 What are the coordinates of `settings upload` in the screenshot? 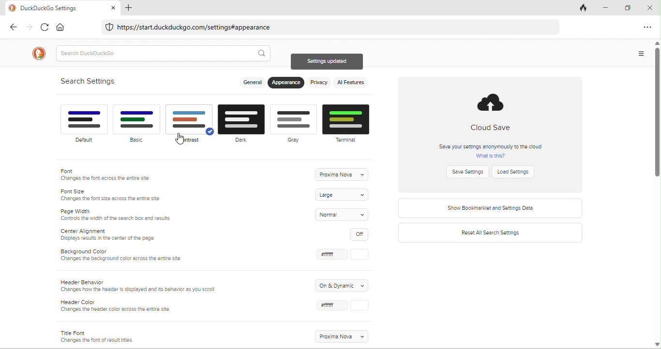 It's located at (328, 62).